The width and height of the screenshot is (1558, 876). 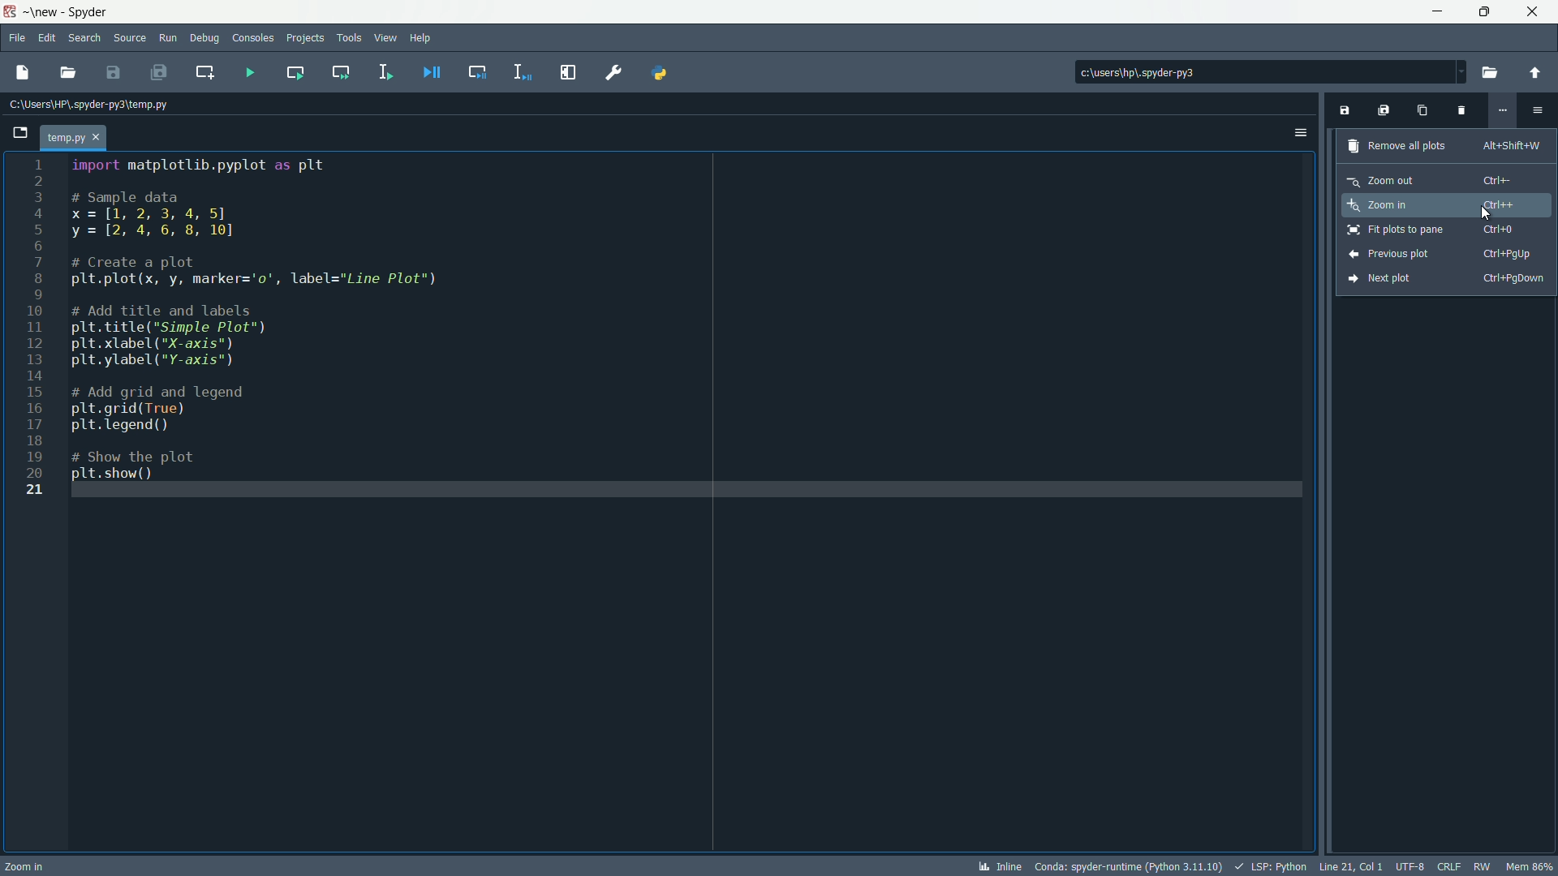 What do you see at coordinates (613, 71) in the screenshot?
I see `preferences` at bounding box center [613, 71].